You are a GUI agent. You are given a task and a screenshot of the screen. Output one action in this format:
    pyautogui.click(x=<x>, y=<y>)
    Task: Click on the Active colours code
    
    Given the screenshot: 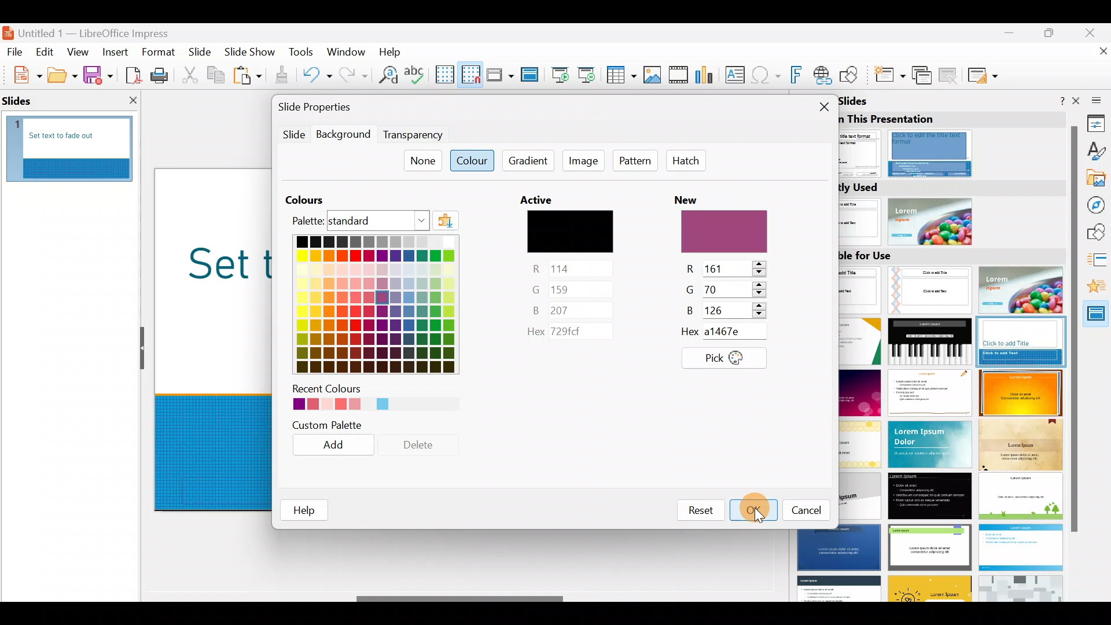 What is the action you would take?
    pyautogui.click(x=565, y=333)
    